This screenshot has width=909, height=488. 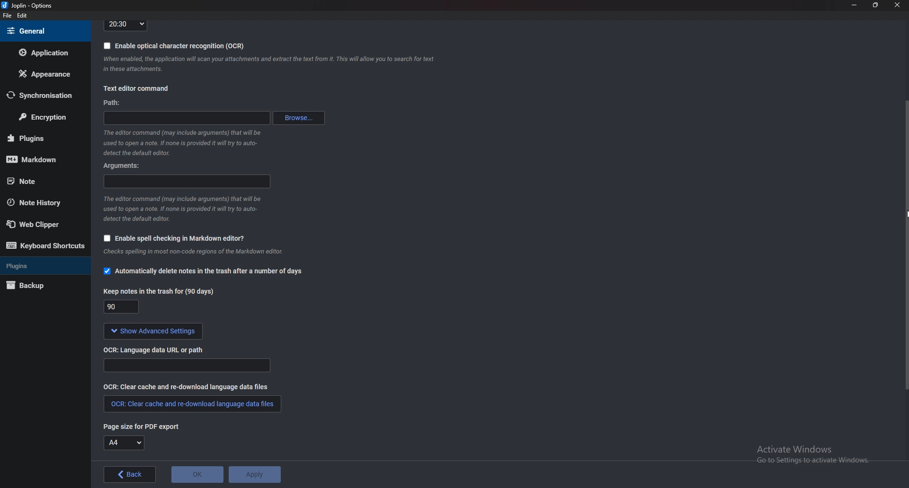 What do you see at coordinates (171, 239) in the screenshot?
I see `Enable spell checking` at bounding box center [171, 239].